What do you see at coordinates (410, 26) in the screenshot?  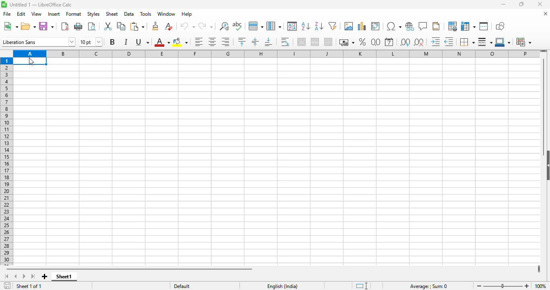 I see `insert hyperlink` at bounding box center [410, 26].